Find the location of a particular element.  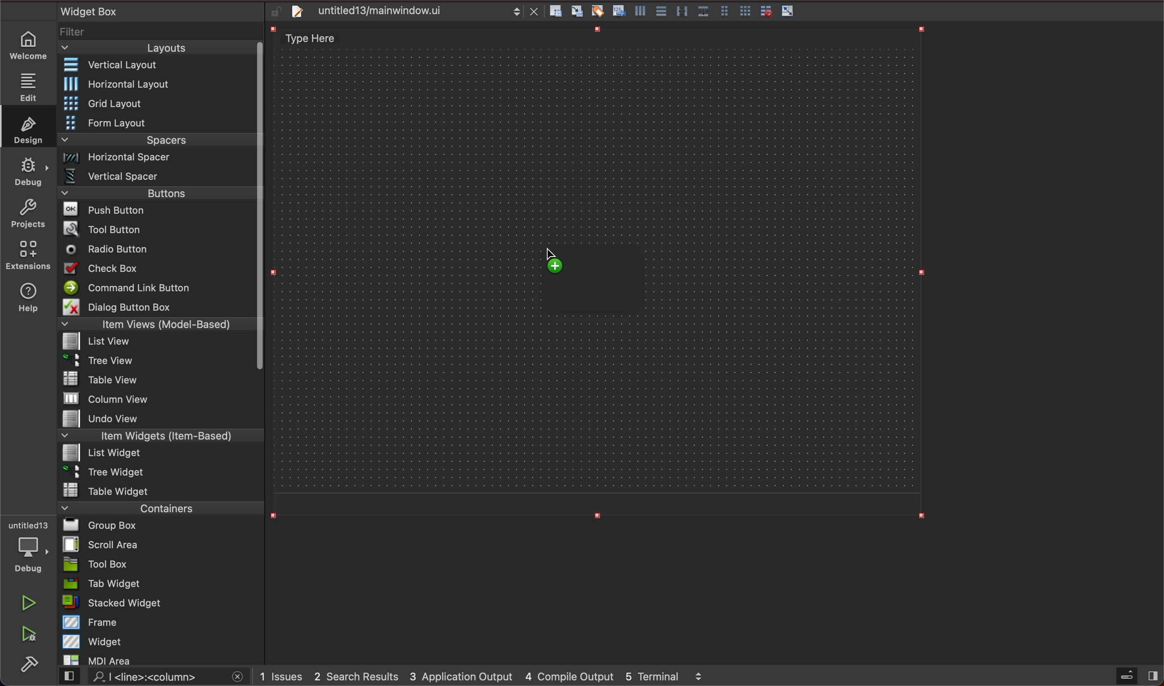

vertical layout is located at coordinates (157, 65).